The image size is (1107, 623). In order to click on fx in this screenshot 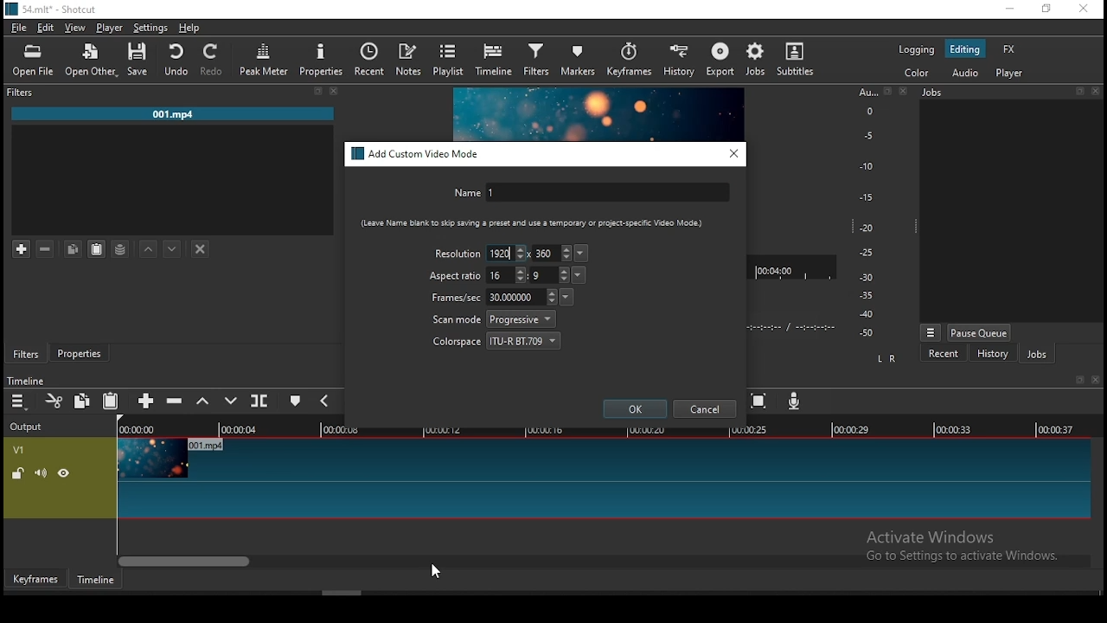, I will do `click(1011, 50)`.